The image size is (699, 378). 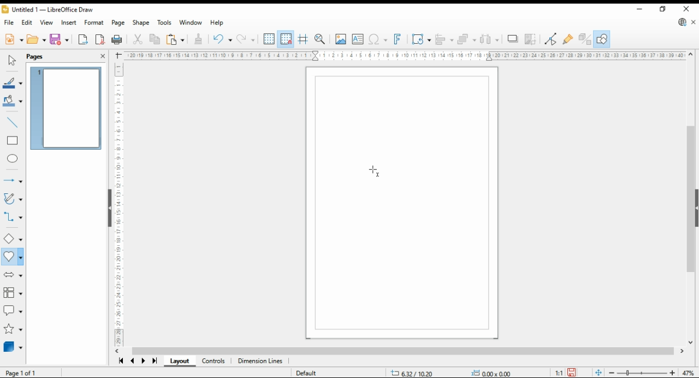 What do you see at coordinates (100, 39) in the screenshot?
I see `export as pdf` at bounding box center [100, 39].